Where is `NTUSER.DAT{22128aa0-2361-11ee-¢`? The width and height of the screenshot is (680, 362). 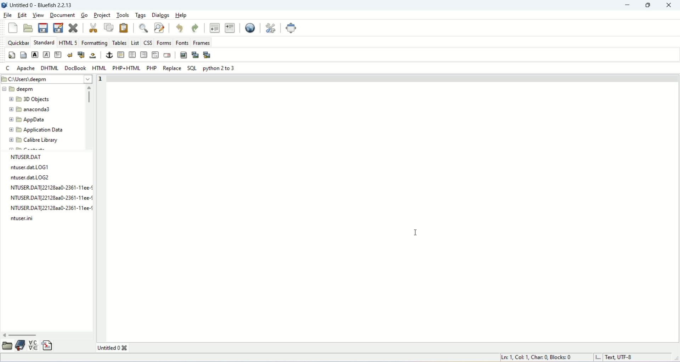 NTUSER.DAT{22128aa0-2361-11ee-¢ is located at coordinates (49, 188).